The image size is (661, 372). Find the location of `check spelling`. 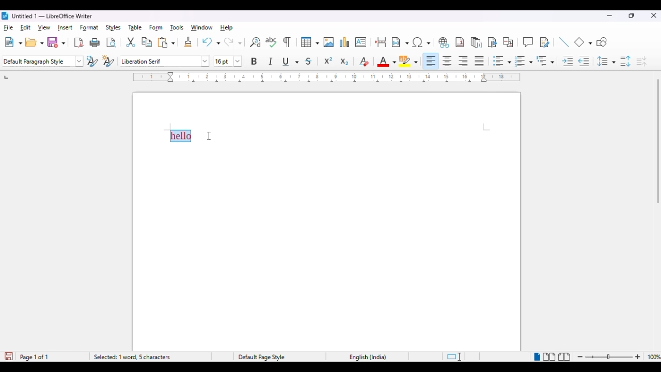

check spelling is located at coordinates (272, 42).